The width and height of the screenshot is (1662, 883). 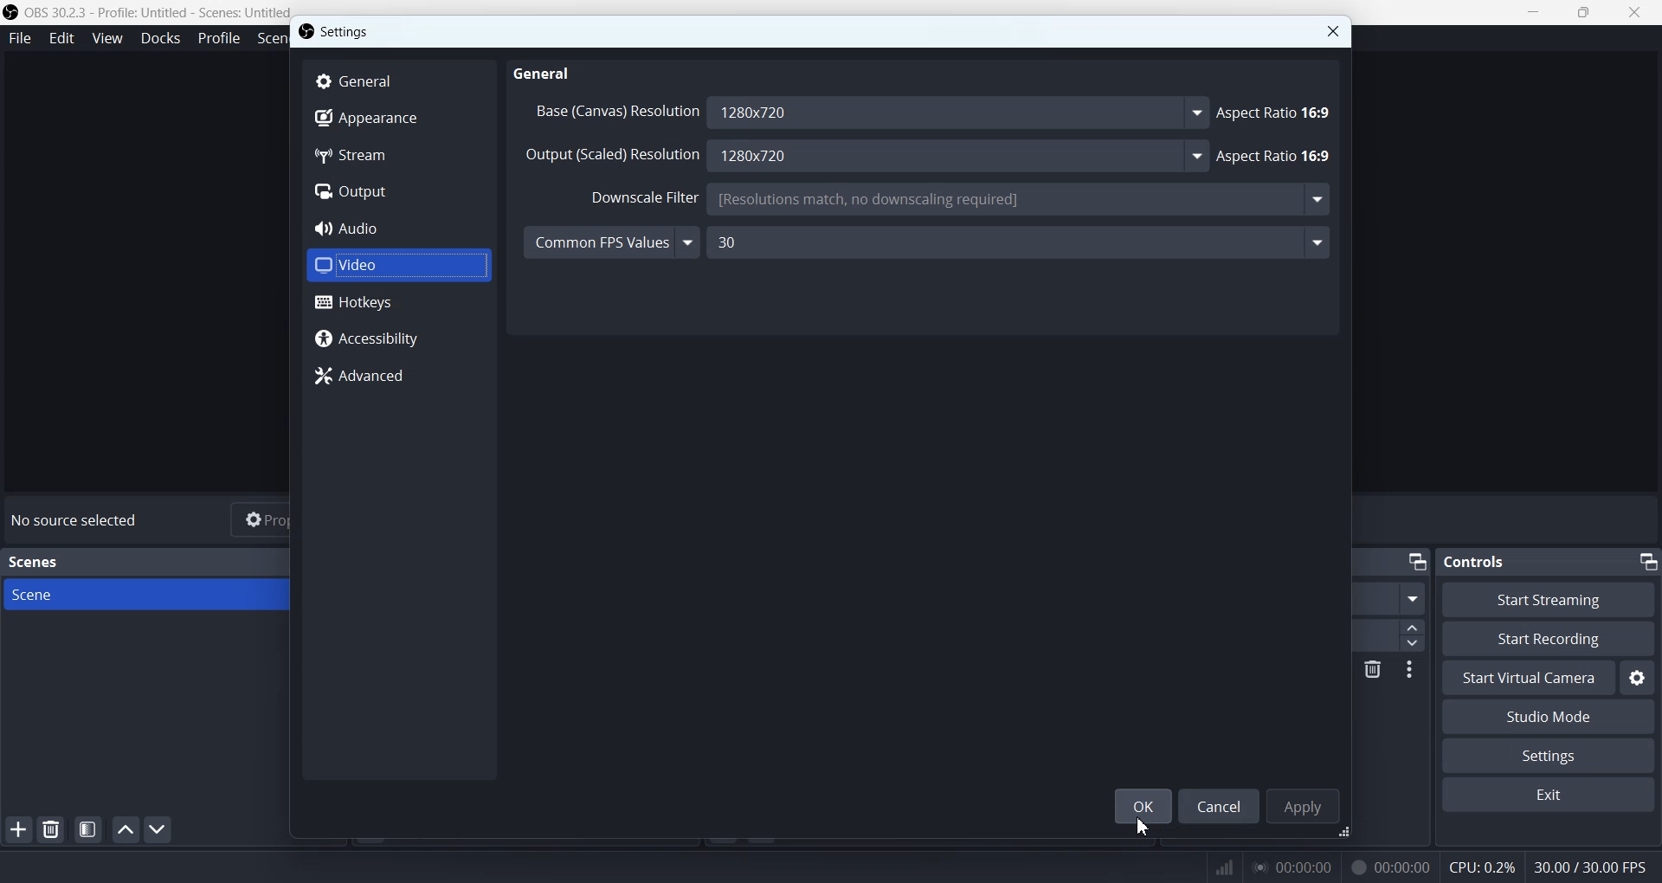 What do you see at coordinates (1549, 756) in the screenshot?
I see `Settings` at bounding box center [1549, 756].